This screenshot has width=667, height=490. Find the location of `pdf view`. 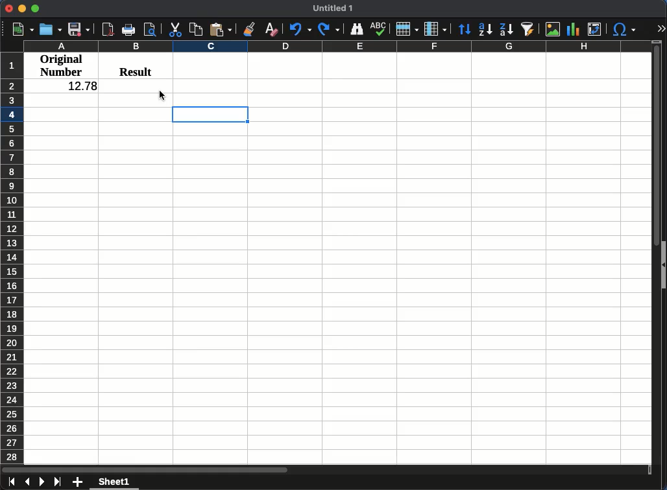

pdf view is located at coordinates (108, 29).